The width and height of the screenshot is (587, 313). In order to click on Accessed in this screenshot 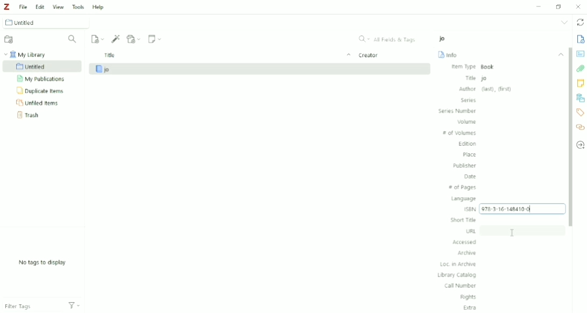, I will do `click(464, 242)`.